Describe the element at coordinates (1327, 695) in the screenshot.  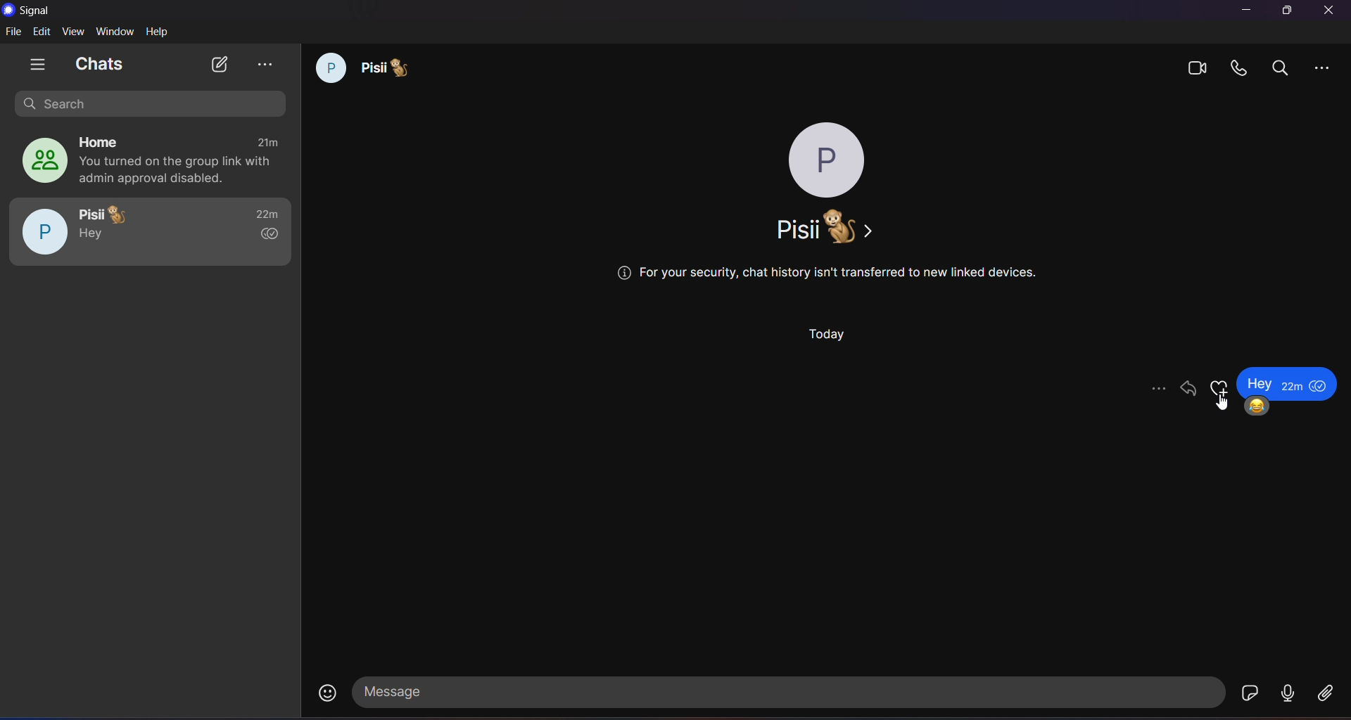
I see `file share` at that location.